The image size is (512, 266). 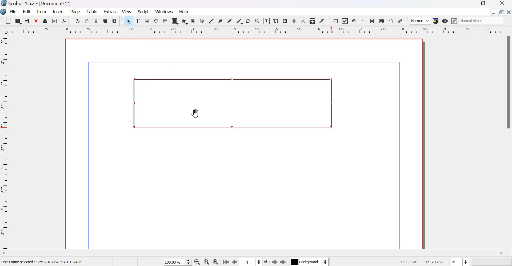 I want to click on Freehand line, so click(x=229, y=21).